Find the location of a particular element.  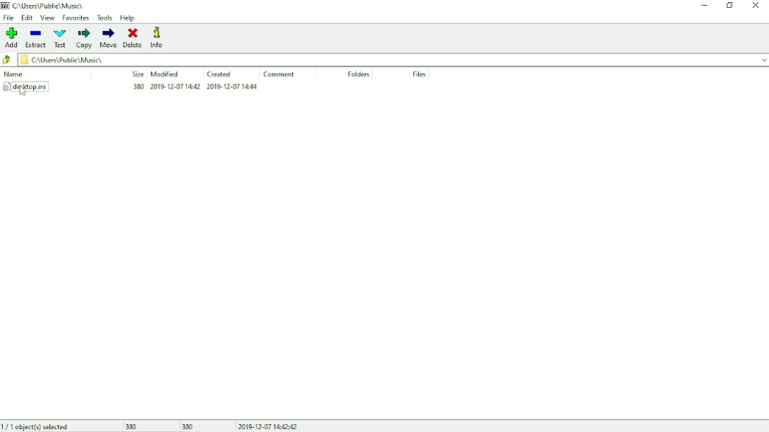

Extract is located at coordinates (35, 38).